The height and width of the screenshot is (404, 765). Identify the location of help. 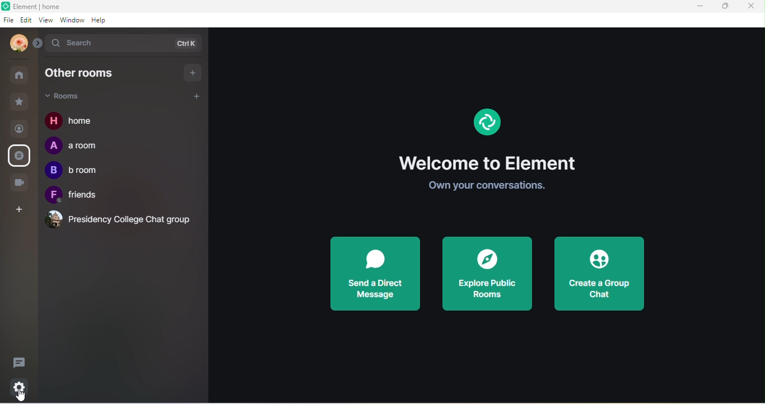
(100, 20).